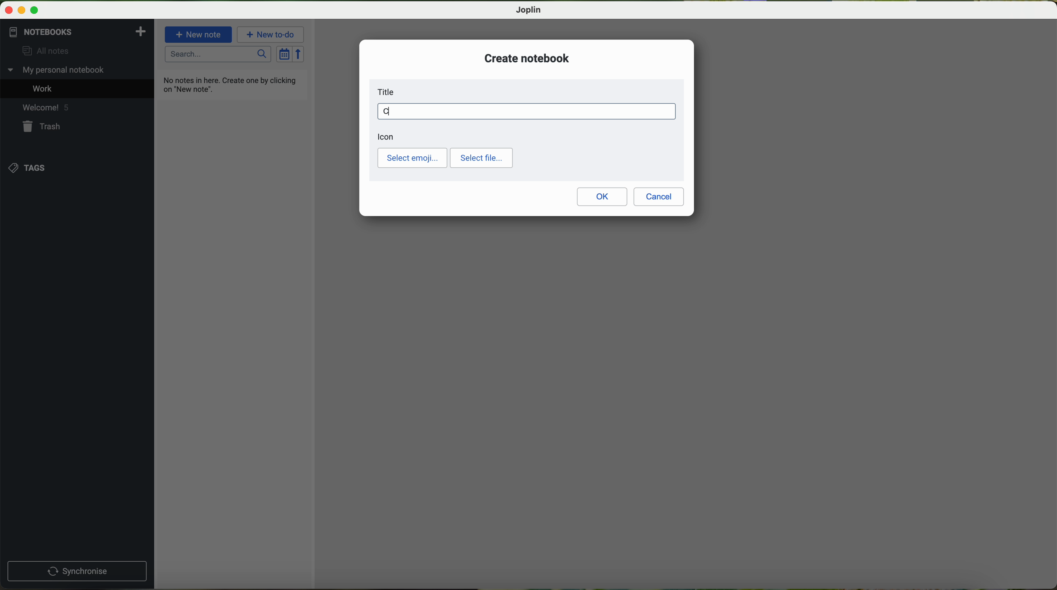 The height and width of the screenshot is (590, 1057). Describe the element at coordinates (42, 51) in the screenshot. I see `all notes` at that location.